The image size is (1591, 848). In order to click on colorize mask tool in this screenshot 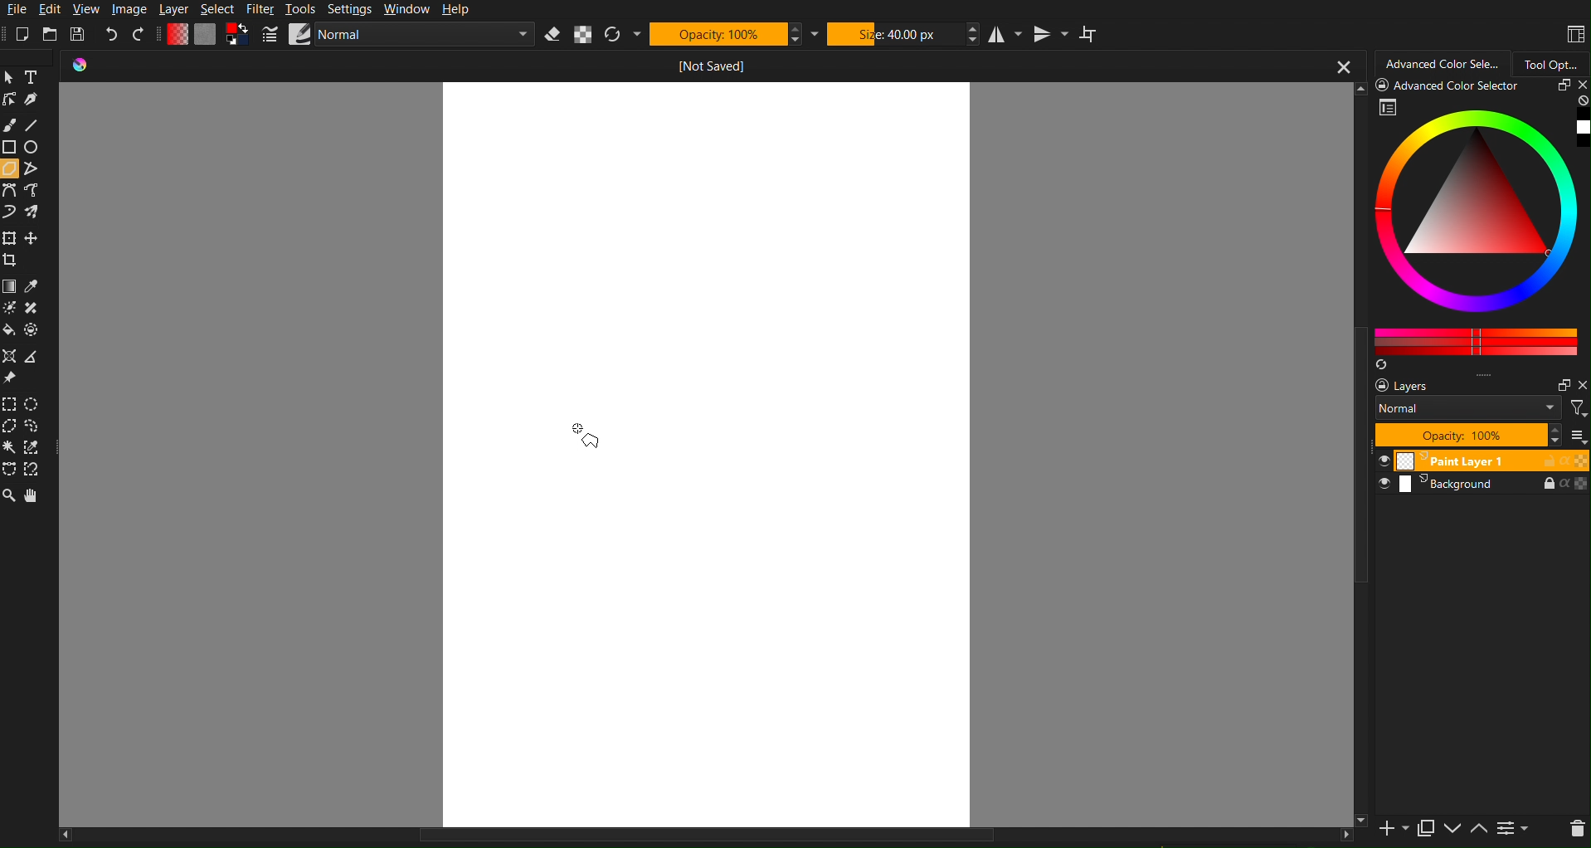, I will do `click(12, 309)`.